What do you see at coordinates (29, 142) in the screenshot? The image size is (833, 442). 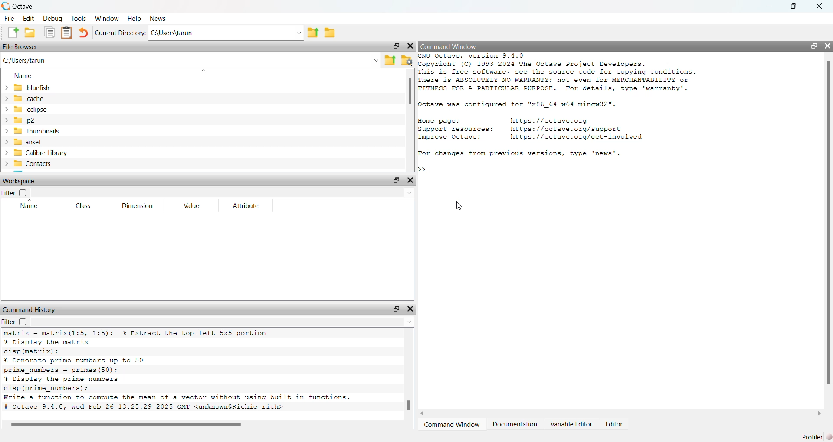 I see `ansel` at bounding box center [29, 142].